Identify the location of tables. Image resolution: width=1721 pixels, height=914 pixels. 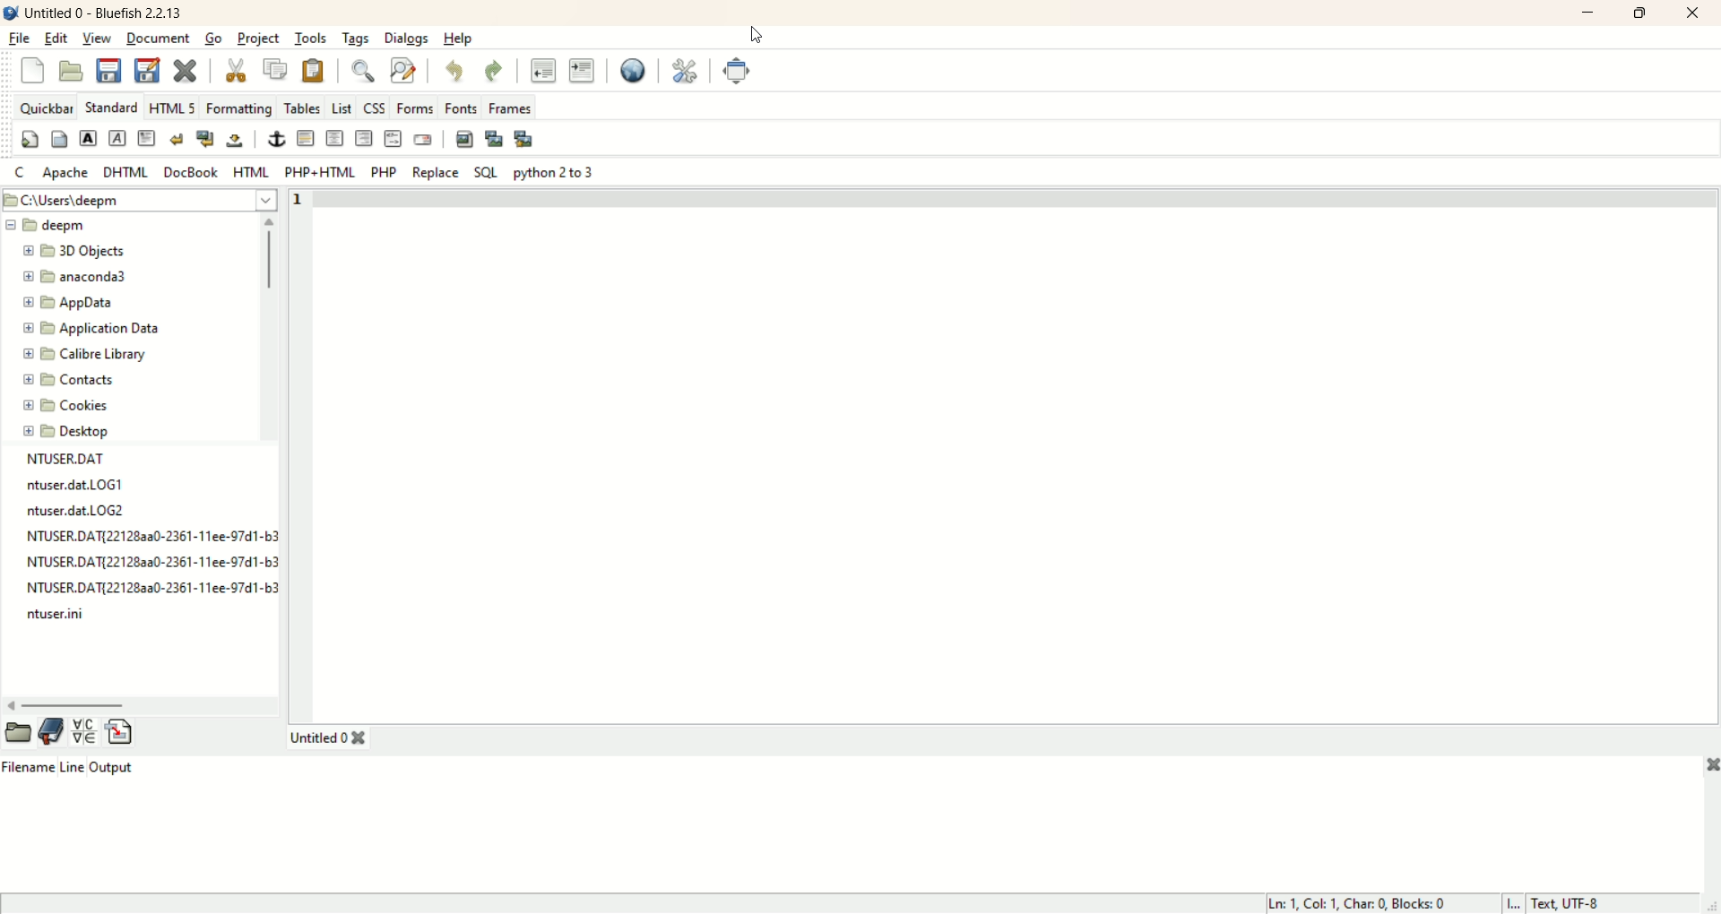
(305, 109).